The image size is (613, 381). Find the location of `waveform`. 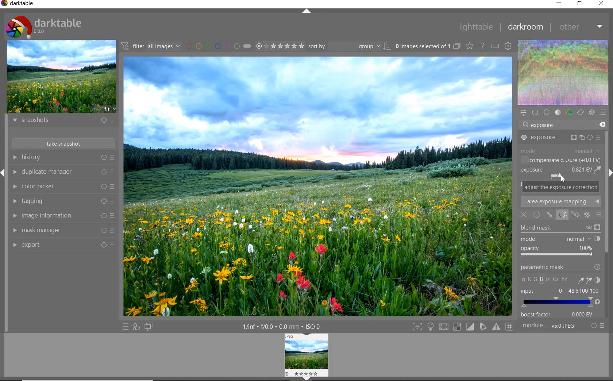

waveform is located at coordinates (563, 72).